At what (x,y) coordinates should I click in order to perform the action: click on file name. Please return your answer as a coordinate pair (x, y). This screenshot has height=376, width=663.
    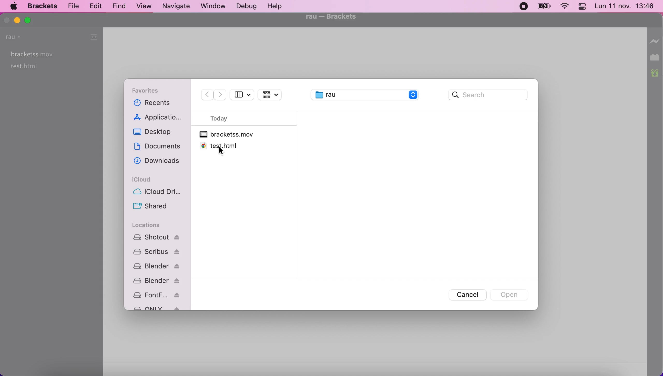
    Looking at the image, I should click on (331, 17).